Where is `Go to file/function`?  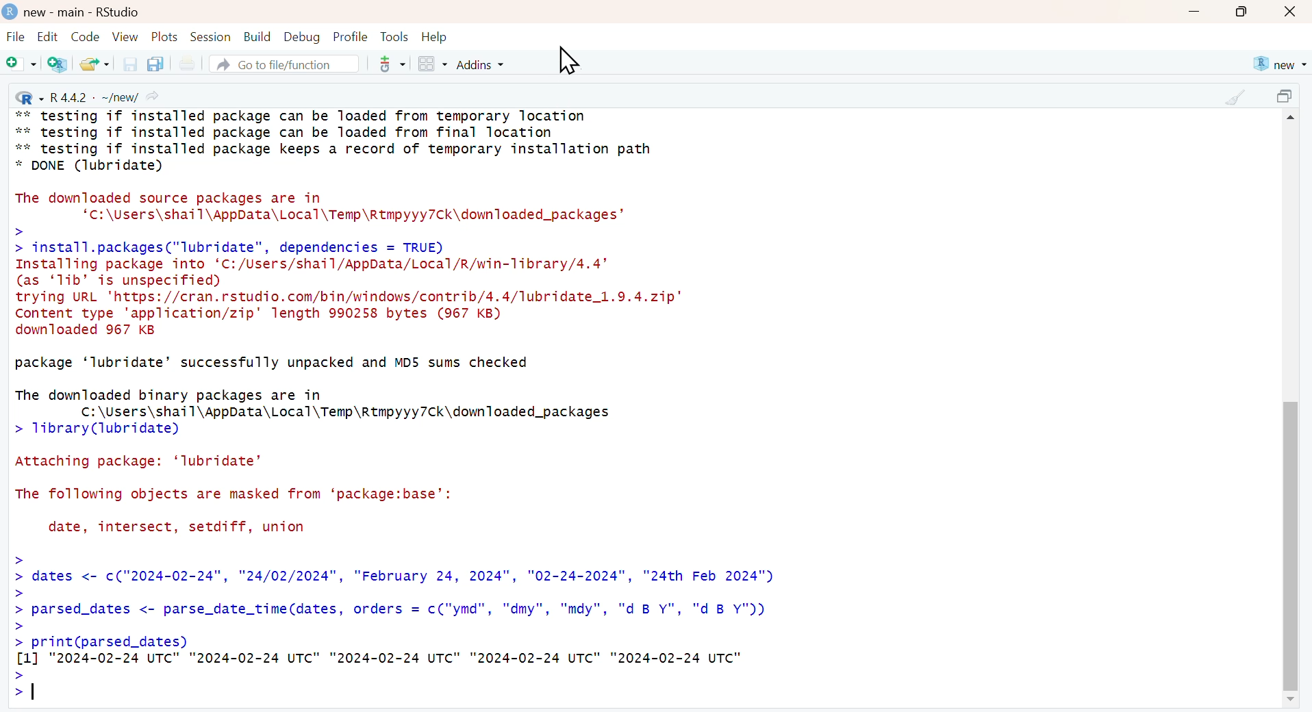 Go to file/function is located at coordinates (283, 64).